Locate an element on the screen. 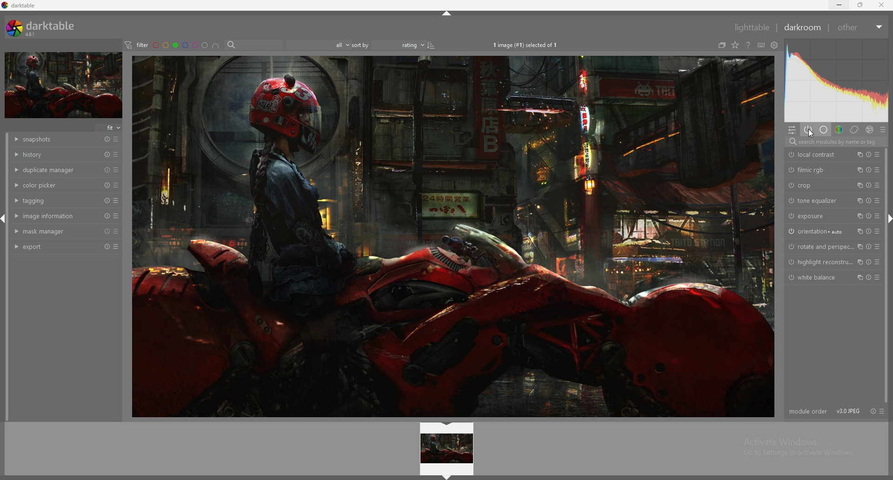  minimize is located at coordinates (839, 4).